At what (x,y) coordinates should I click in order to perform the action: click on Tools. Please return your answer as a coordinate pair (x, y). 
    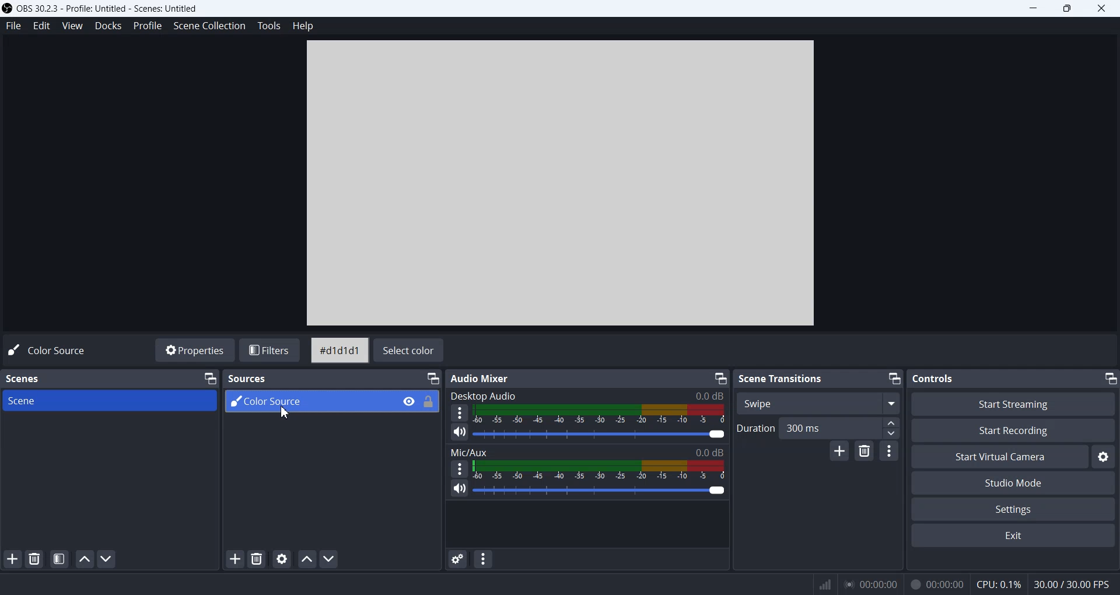
    Looking at the image, I should click on (270, 25).